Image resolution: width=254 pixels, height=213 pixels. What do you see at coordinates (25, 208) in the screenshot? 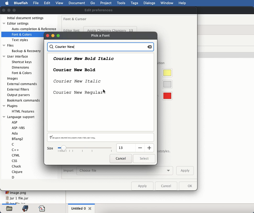
I see `bookmark` at bounding box center [25, 208].